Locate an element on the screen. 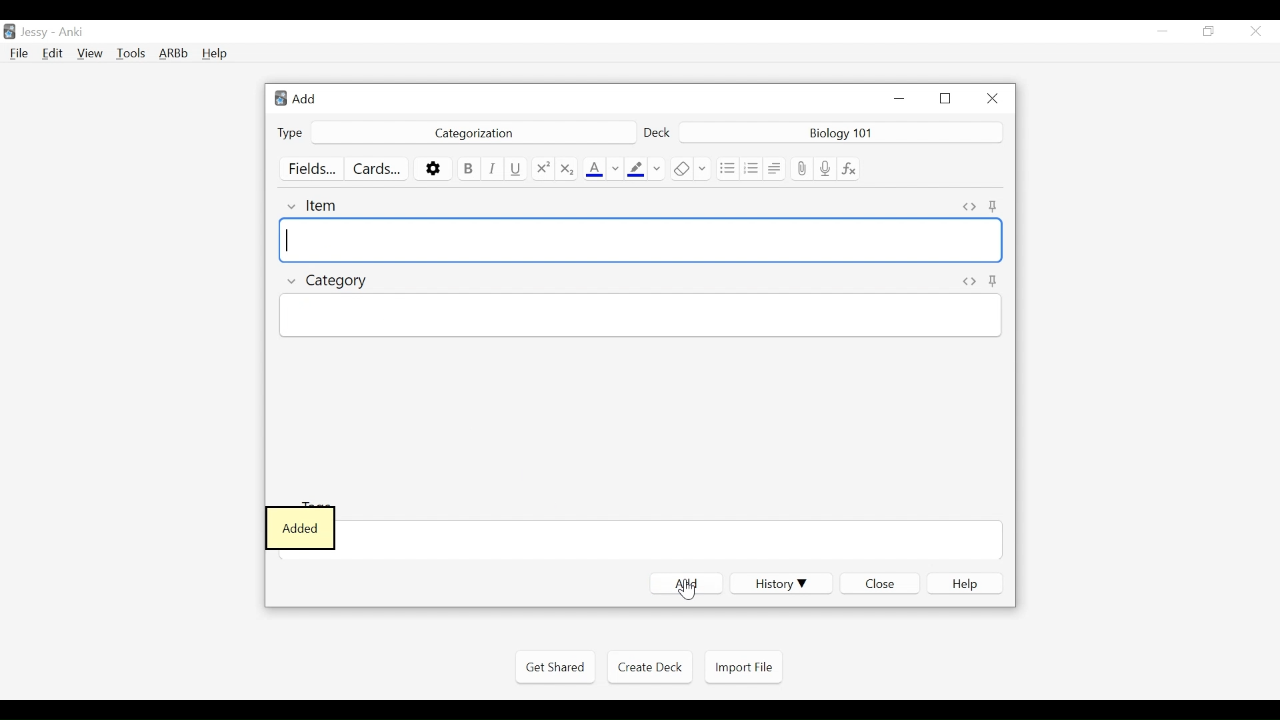 The height and width of the screenshot is (720, 1280). Edit is located at coordinates (51, 55).